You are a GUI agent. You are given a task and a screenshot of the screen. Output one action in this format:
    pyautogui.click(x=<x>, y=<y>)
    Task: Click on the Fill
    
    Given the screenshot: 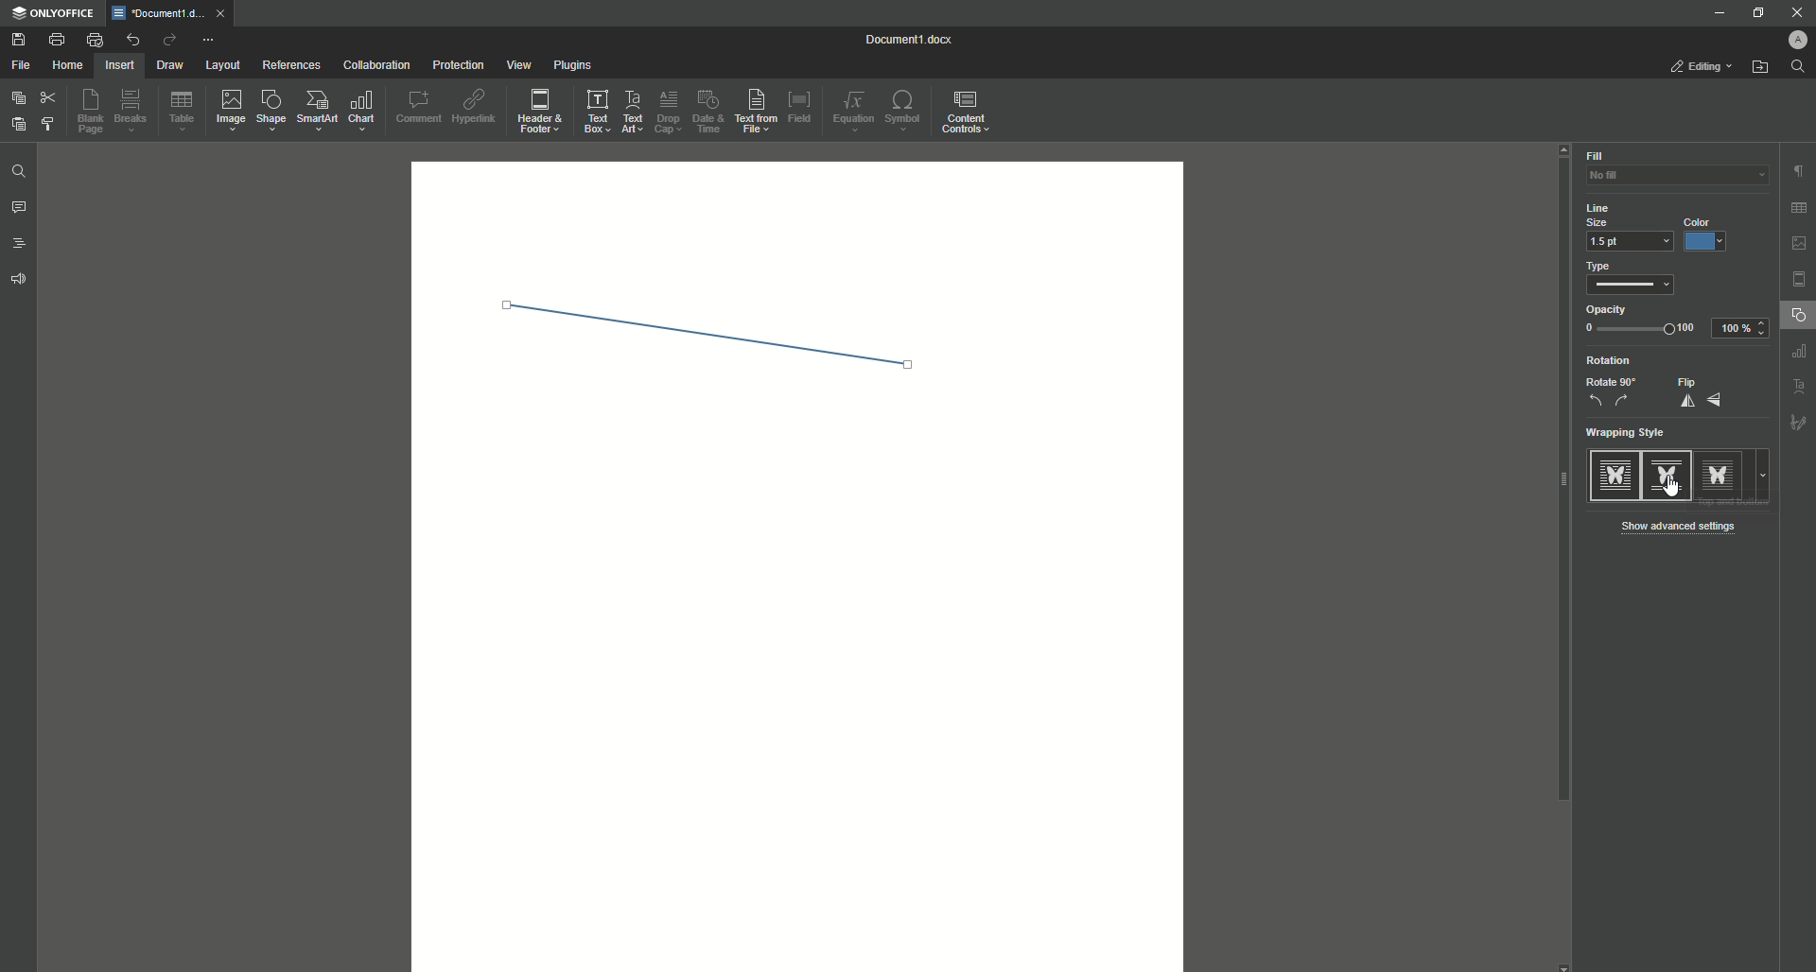 What is the action you would take?
    pyautogui.click(x=1595, y=156)
    